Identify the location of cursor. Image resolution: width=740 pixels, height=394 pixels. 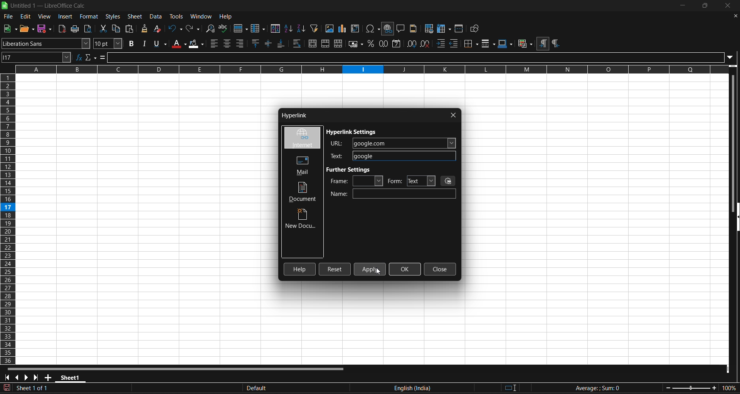
(378, 273).